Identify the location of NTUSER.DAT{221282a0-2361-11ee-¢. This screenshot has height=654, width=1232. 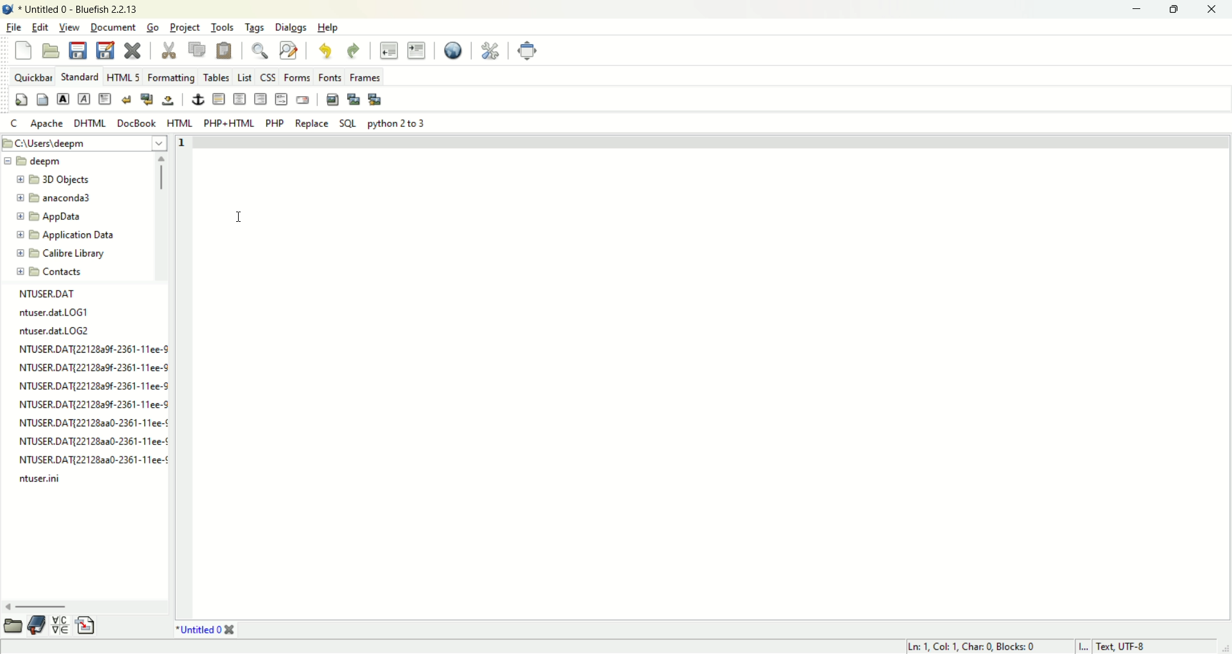
(94, 463).